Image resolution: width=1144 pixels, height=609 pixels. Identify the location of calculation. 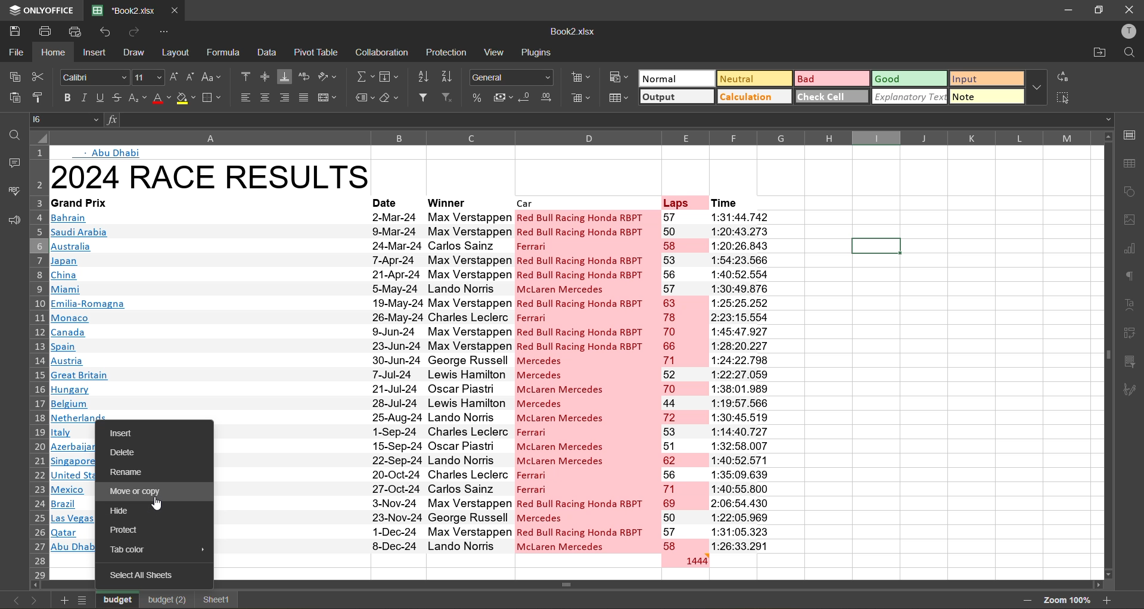
(755, 97).